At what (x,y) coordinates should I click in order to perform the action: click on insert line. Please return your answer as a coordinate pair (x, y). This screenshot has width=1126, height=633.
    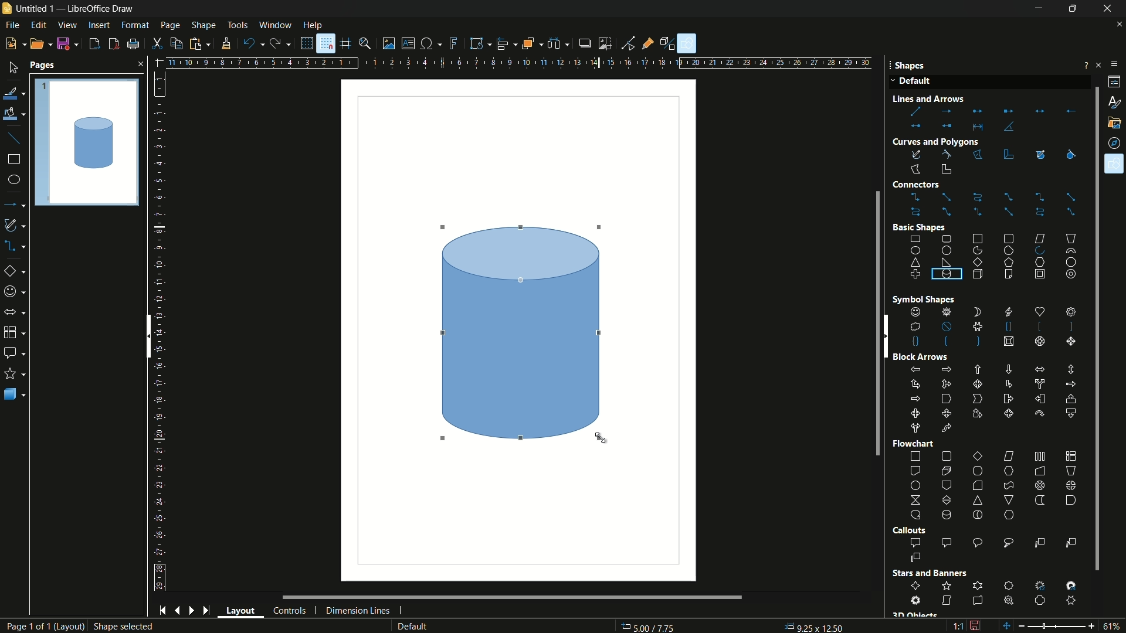
    Looking at the image, I should click on (13, 138).